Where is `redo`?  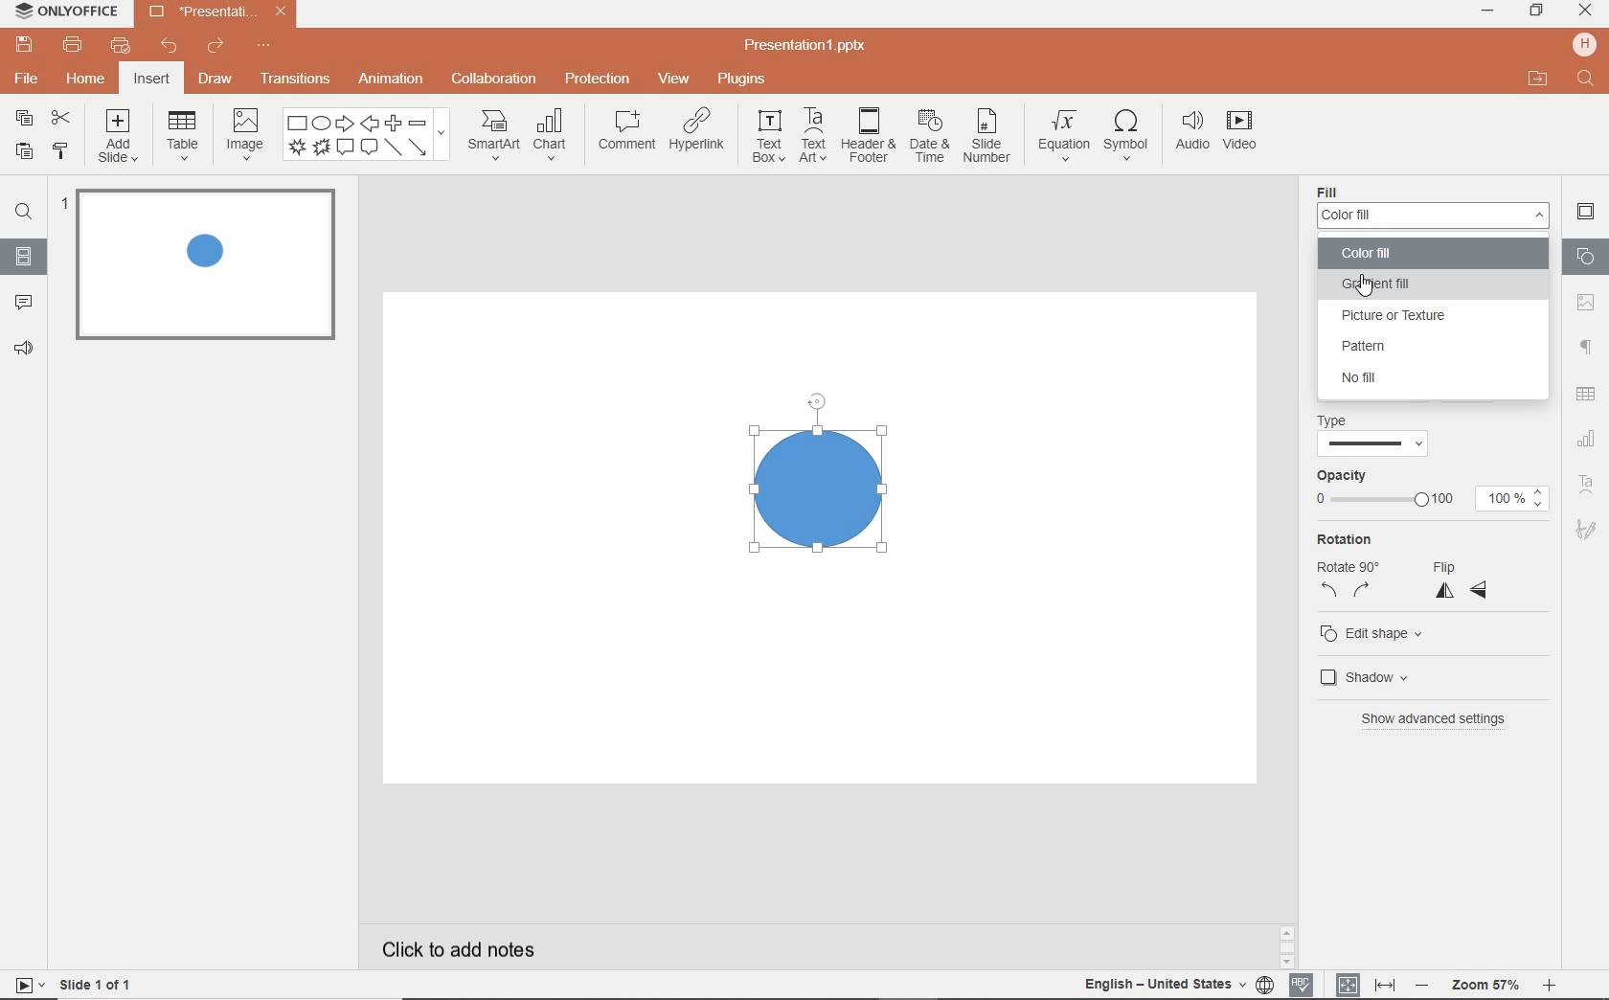
redo is located at coordinates (216, 46).